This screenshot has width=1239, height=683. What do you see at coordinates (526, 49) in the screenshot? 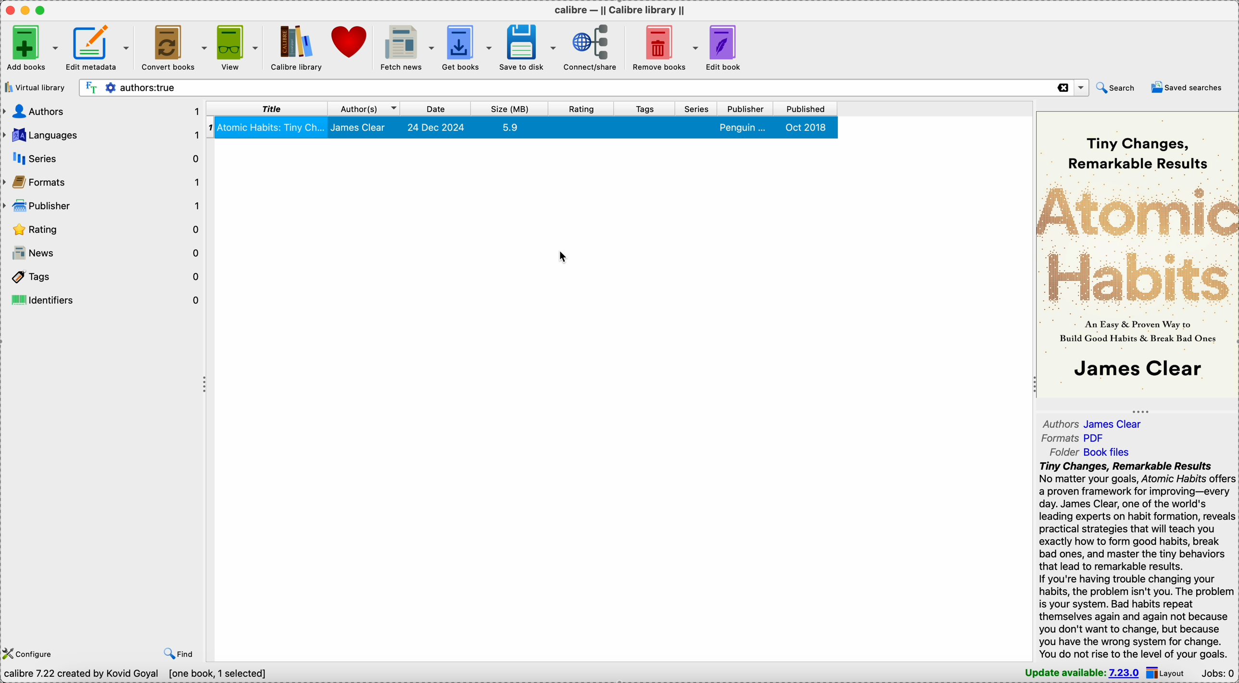
I see `save to disk` at bounding box center [526, 49].